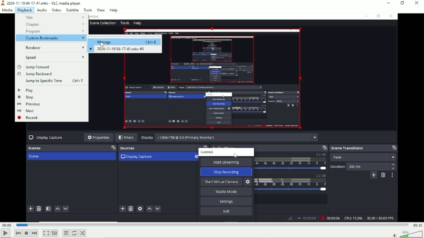  What do you see at coordinates (66, 233) in the screenshot?
I see `Toggle playlist` at bounding box center [66, 233].